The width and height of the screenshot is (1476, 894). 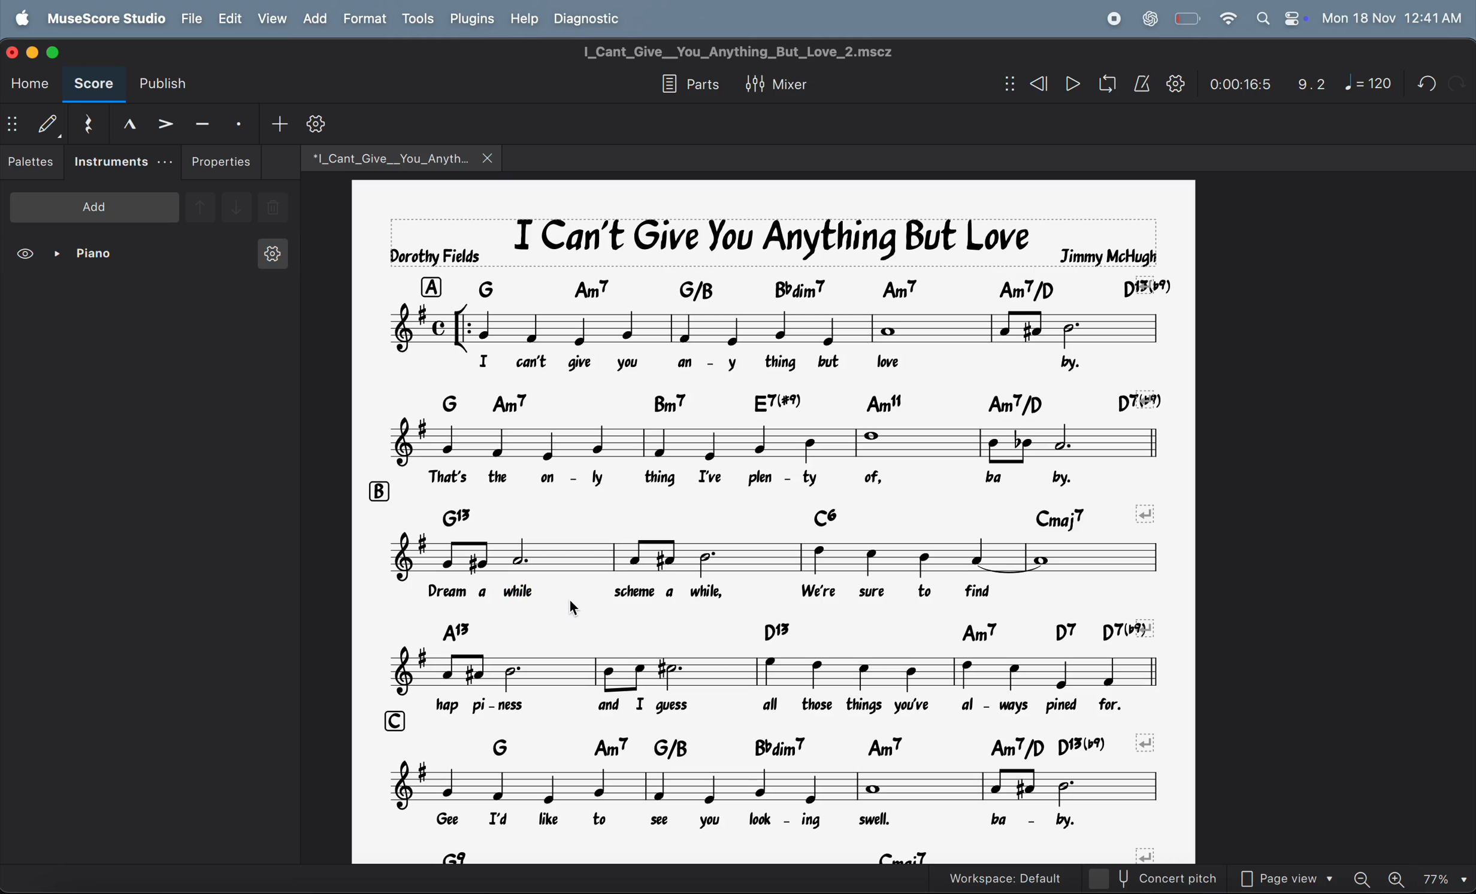 I want to click on mixer , so click(x=773, y=83).